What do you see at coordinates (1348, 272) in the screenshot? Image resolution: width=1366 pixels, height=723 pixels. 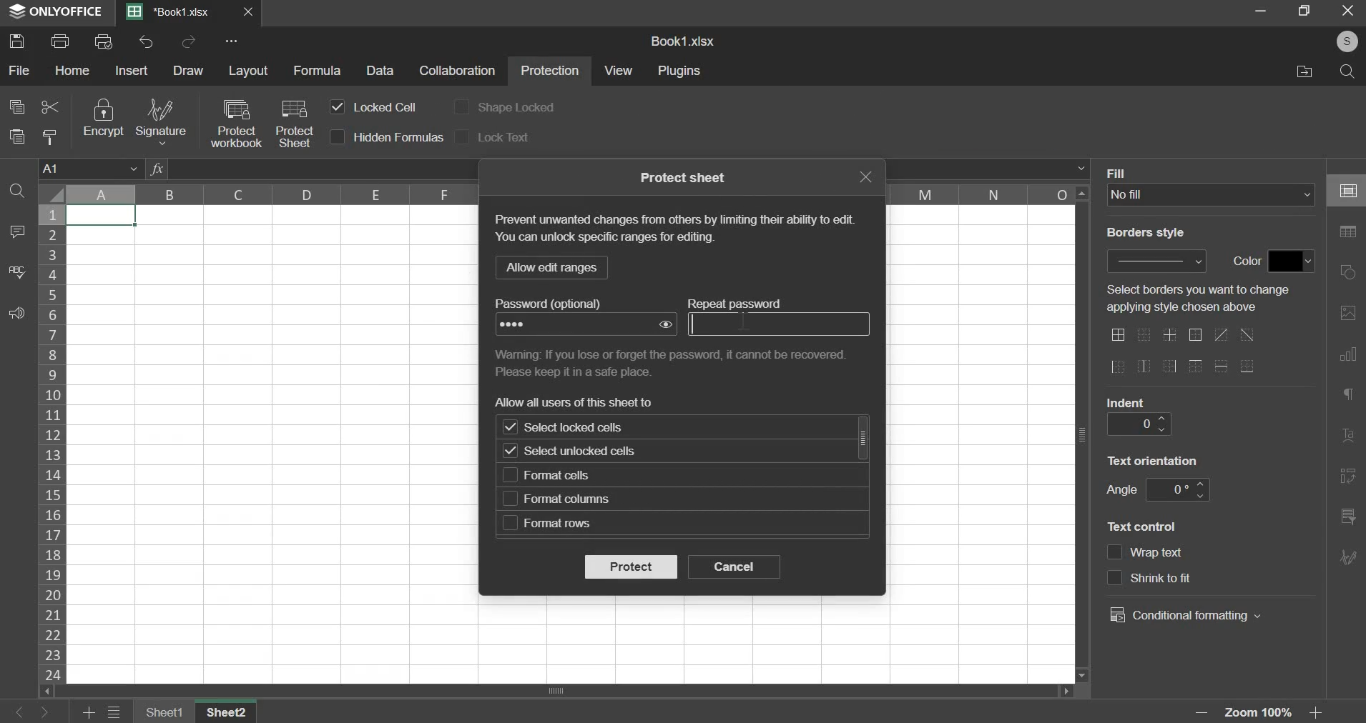 I see `right side bar` at bounding box center [1348, 272].